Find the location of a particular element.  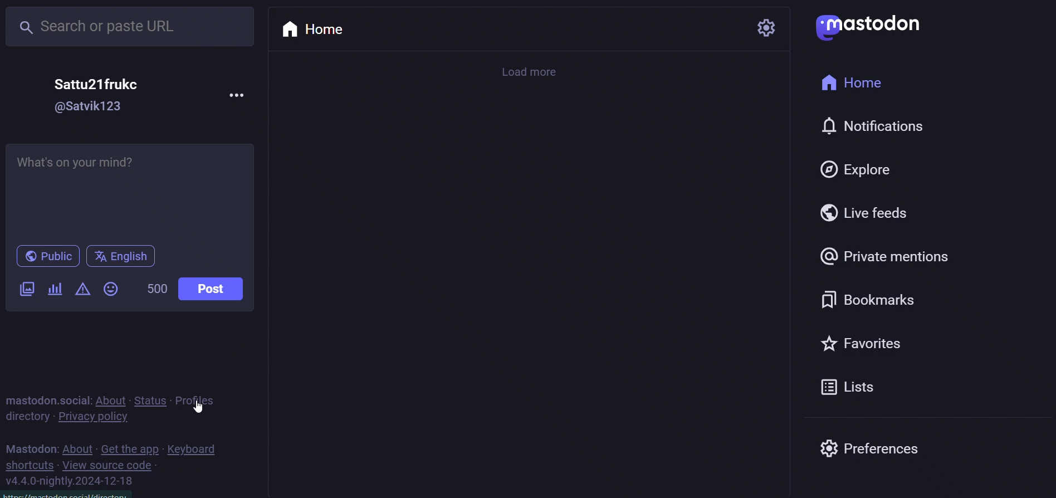

search is located at coordinates (132, 26).